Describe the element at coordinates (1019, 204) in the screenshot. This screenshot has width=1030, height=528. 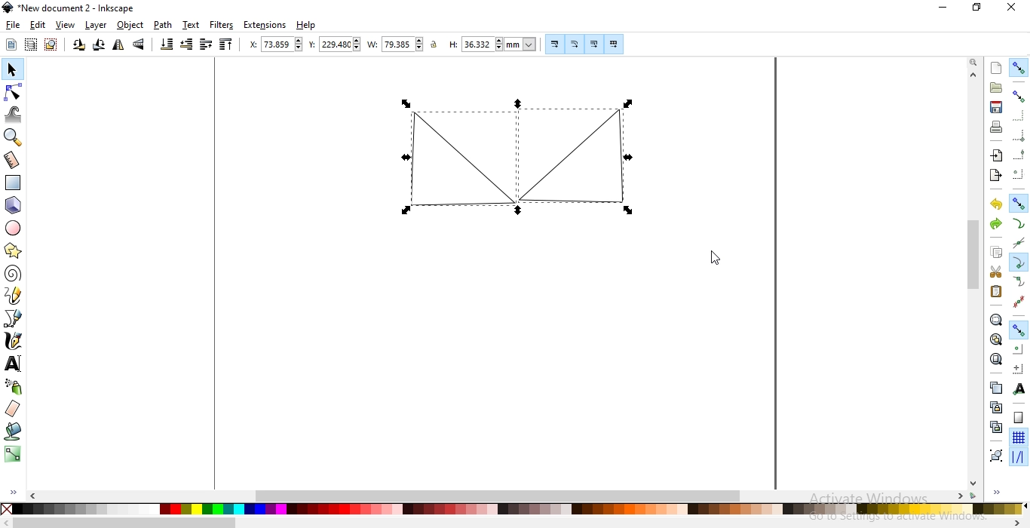
I see `snap nodes, paths and handles` at that location.